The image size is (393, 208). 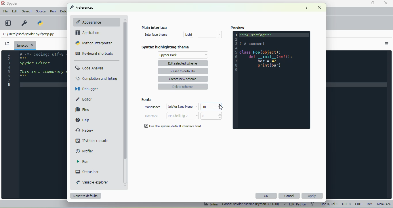 What do you see at coordinates (90, 68) in the screenshot?
I see `code analysis` at bounding box center [90, 68].